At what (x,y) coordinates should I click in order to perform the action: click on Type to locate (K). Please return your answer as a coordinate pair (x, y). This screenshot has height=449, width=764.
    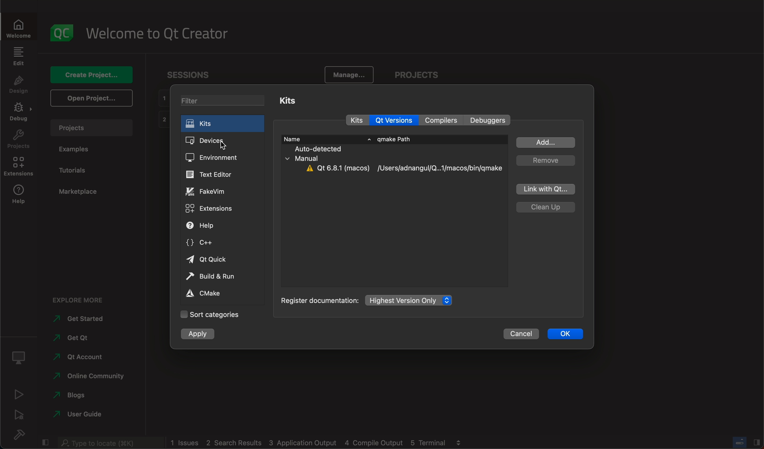
    Looking at the image, I should click on (112, 443).